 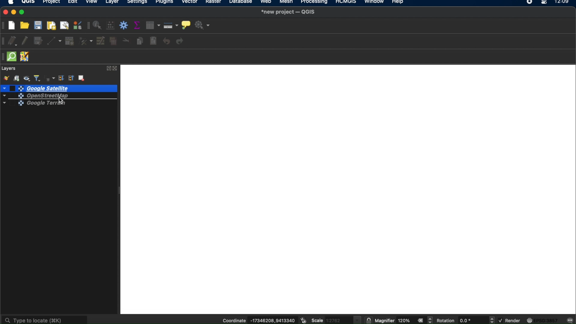 What do you see at coordinates (51, 2) in the screenshot?
I see `project` at bounding box center [51, 2].